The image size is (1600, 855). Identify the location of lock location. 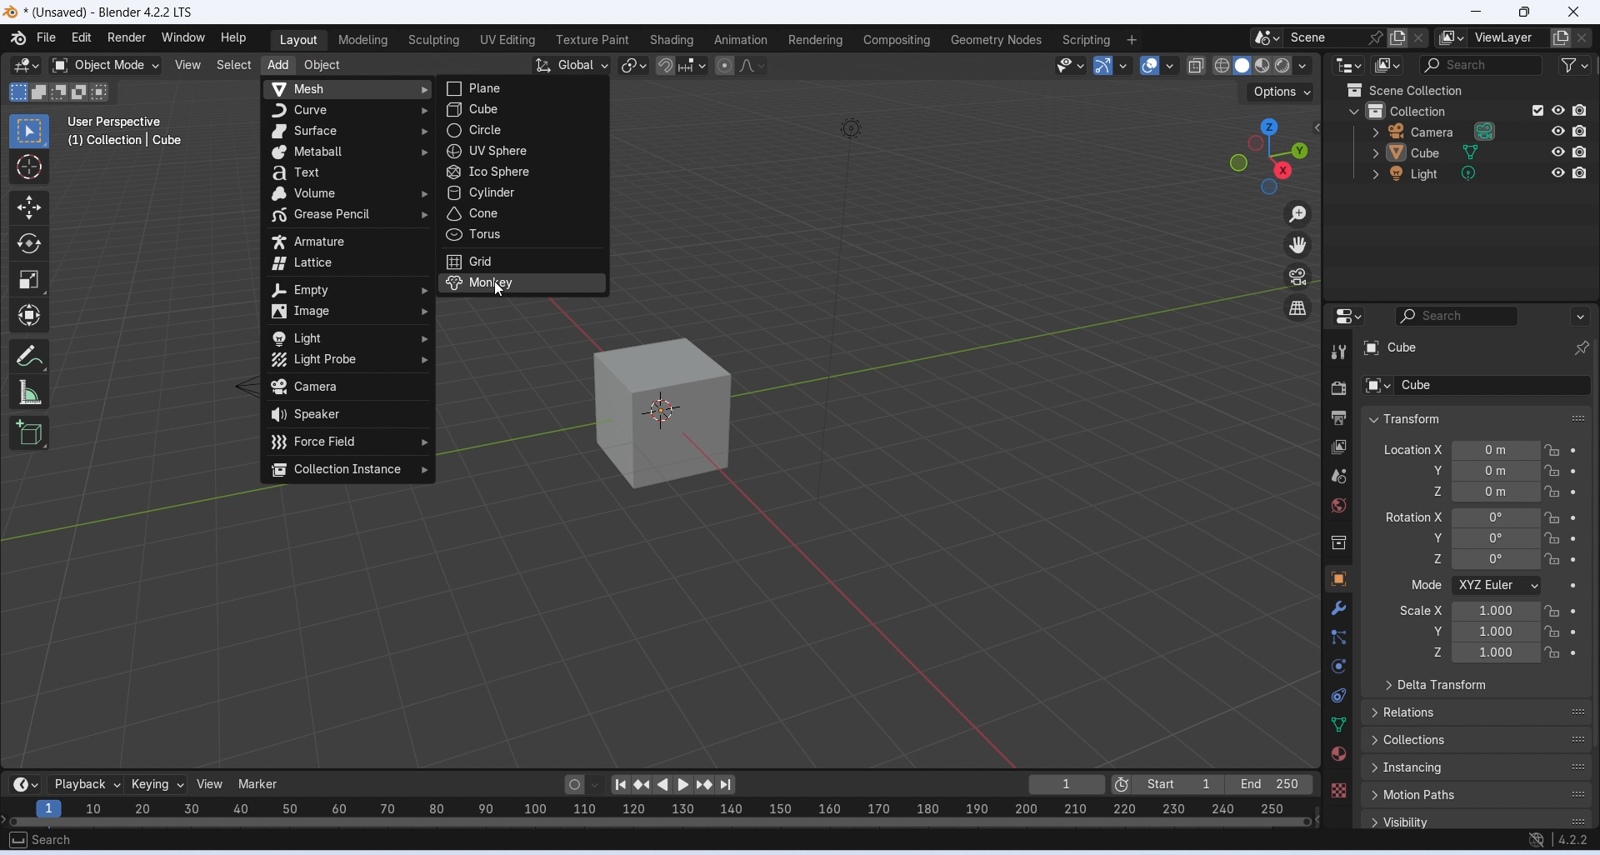
(1552, 517).